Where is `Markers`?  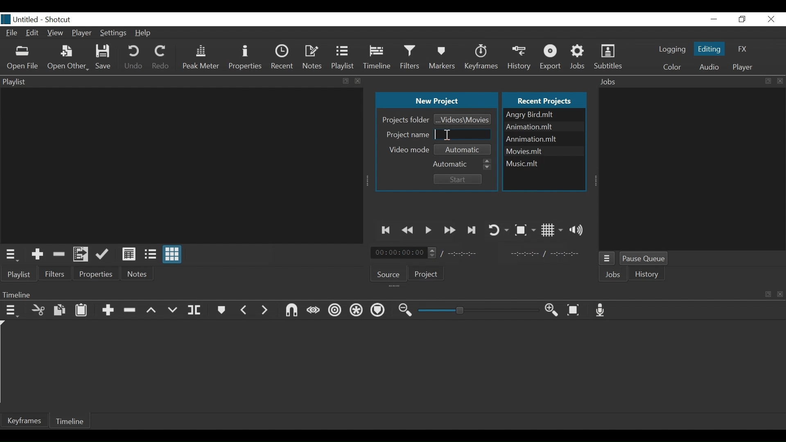 Markers is located at coordinates (222, 310).